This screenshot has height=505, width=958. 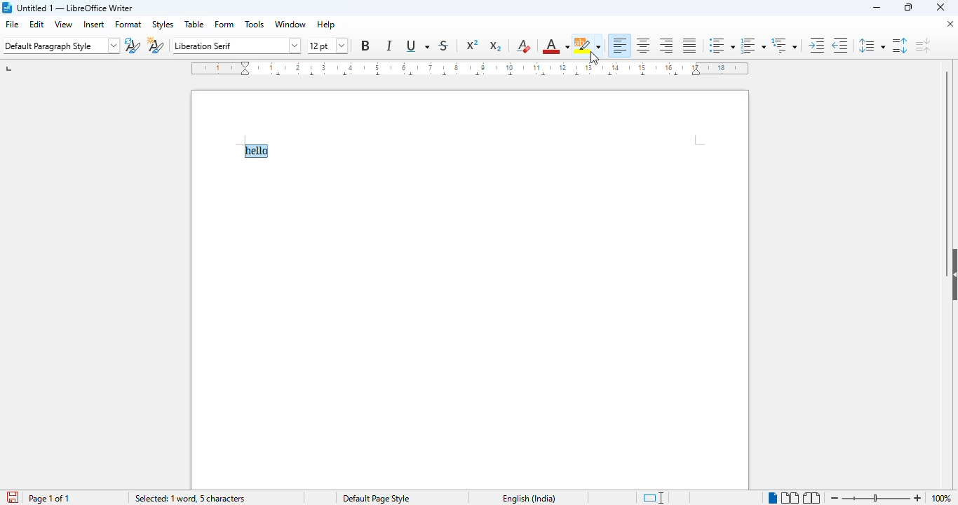 I want to click on default page style, so click(x=370, y=499).